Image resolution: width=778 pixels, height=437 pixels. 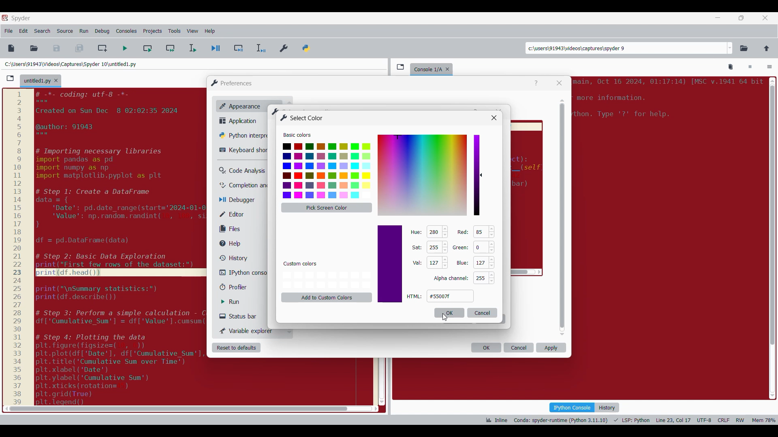 What do you see at coordinates (626, 48) in the screenshot?
I see `Enter locations` at bounding box center [626, 48].